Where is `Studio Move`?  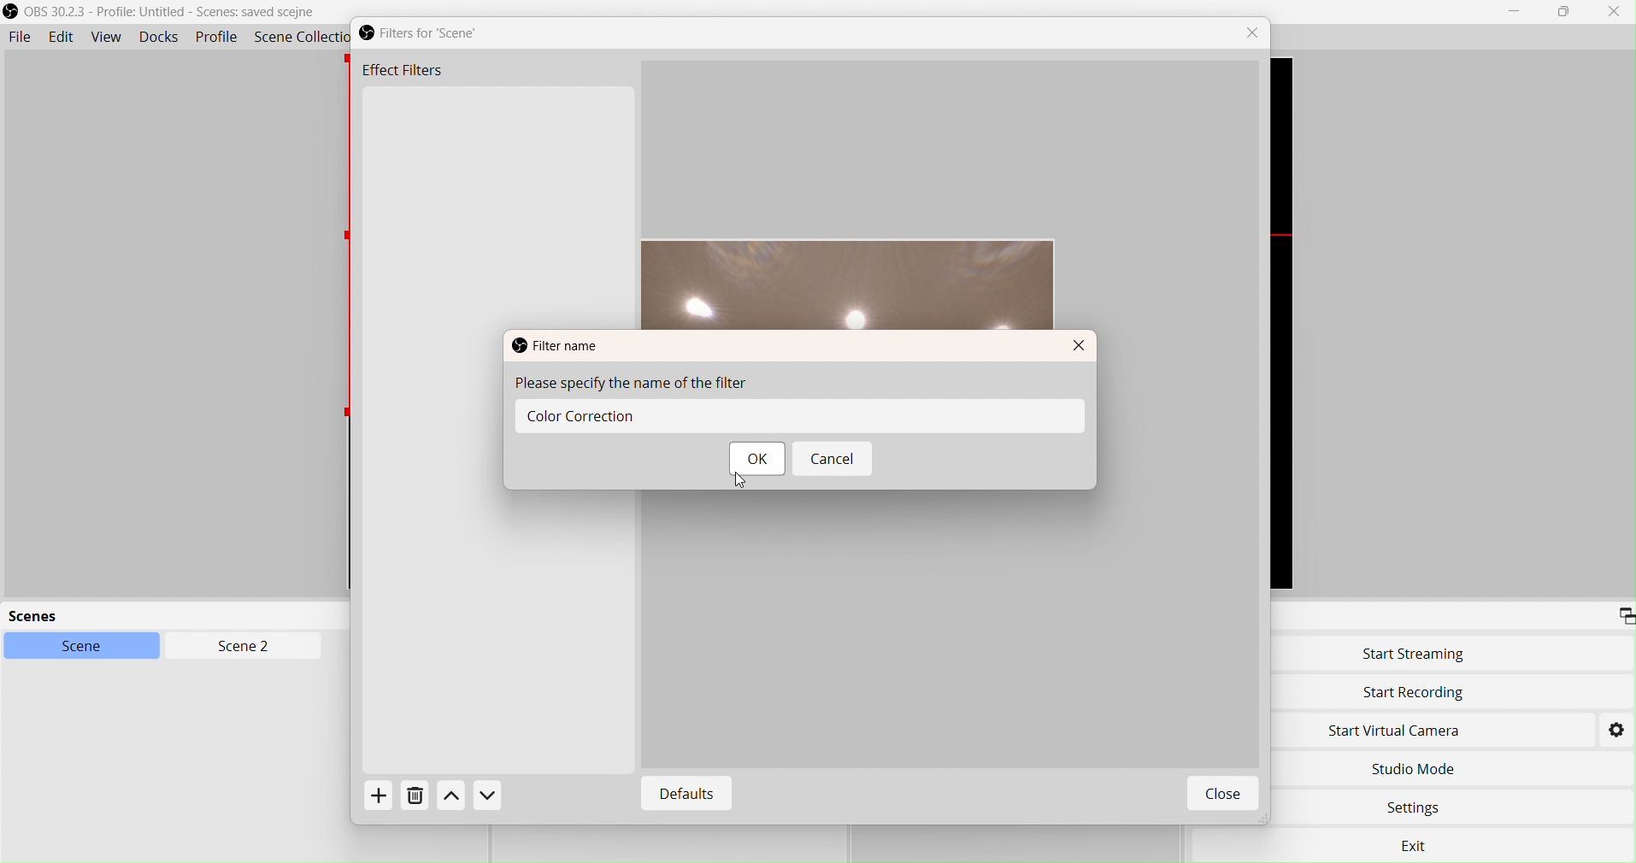
Studio Move is located at coordinates (1414, 766).